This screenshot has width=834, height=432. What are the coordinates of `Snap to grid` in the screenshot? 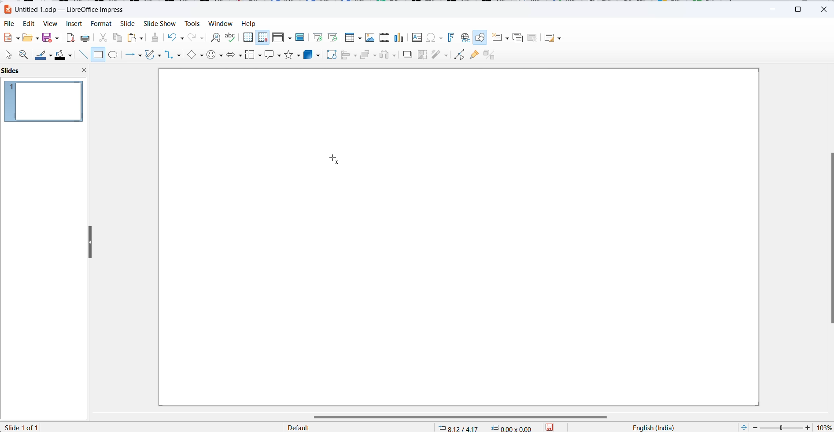 It's located at (263, 37).